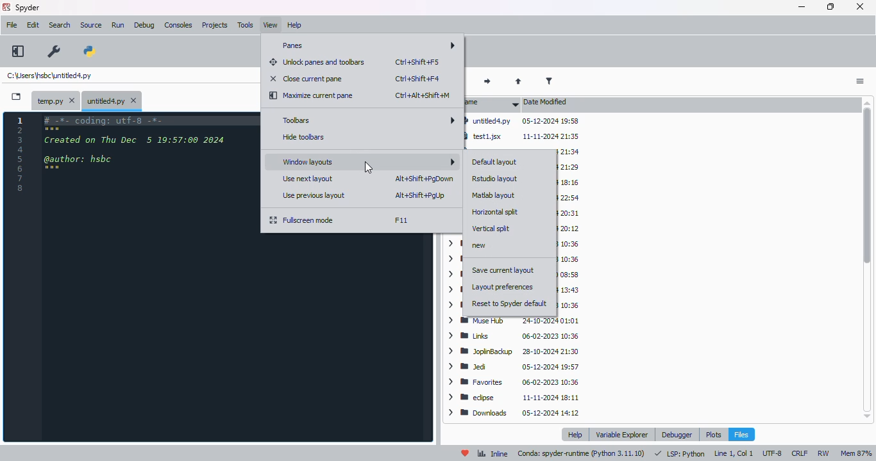  I want to click on variable explorer, so click(623, 434).